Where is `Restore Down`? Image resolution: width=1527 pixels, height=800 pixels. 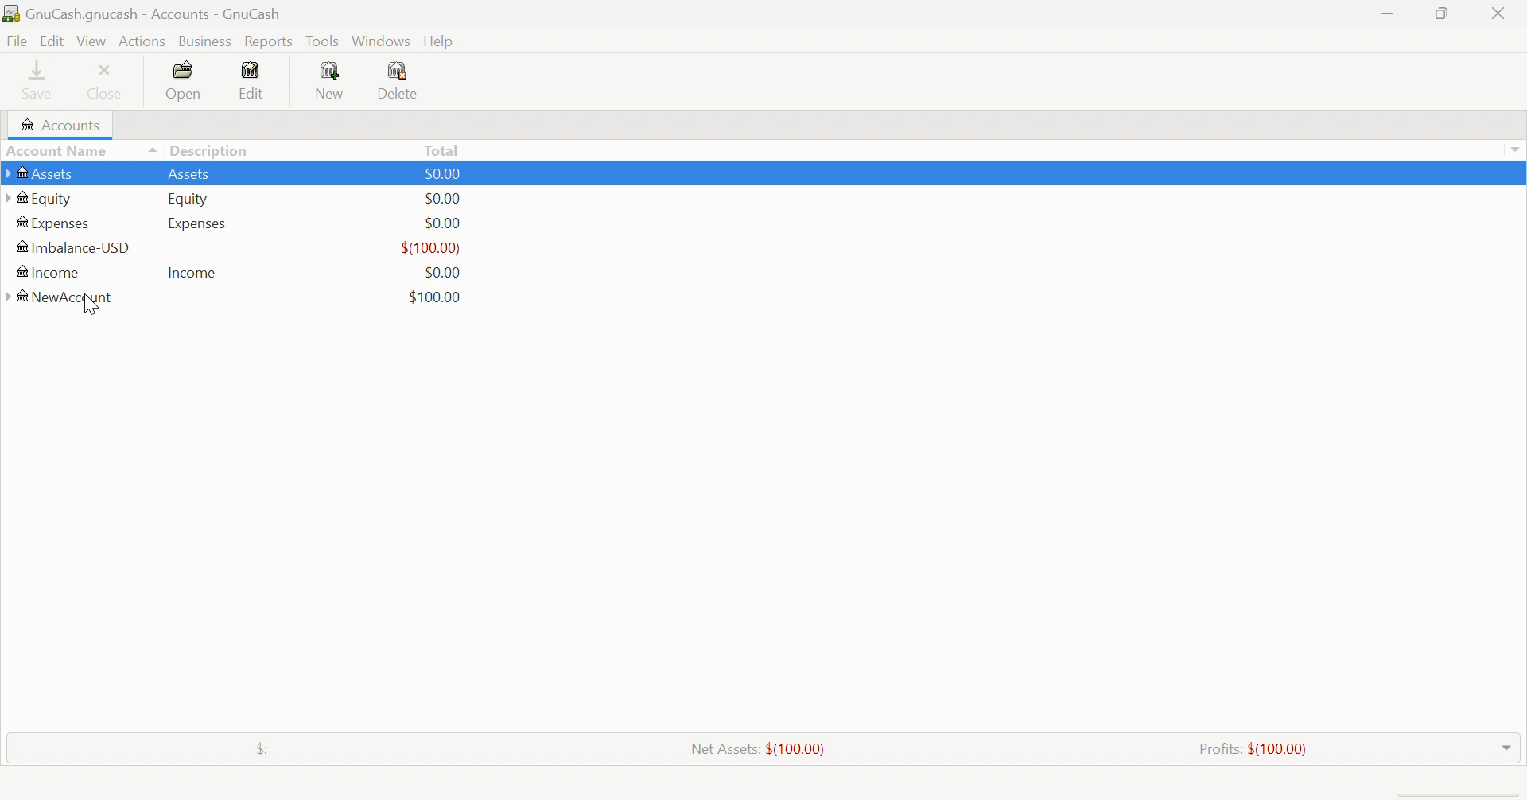
Restore Down is located at coordinates (1442, 15).